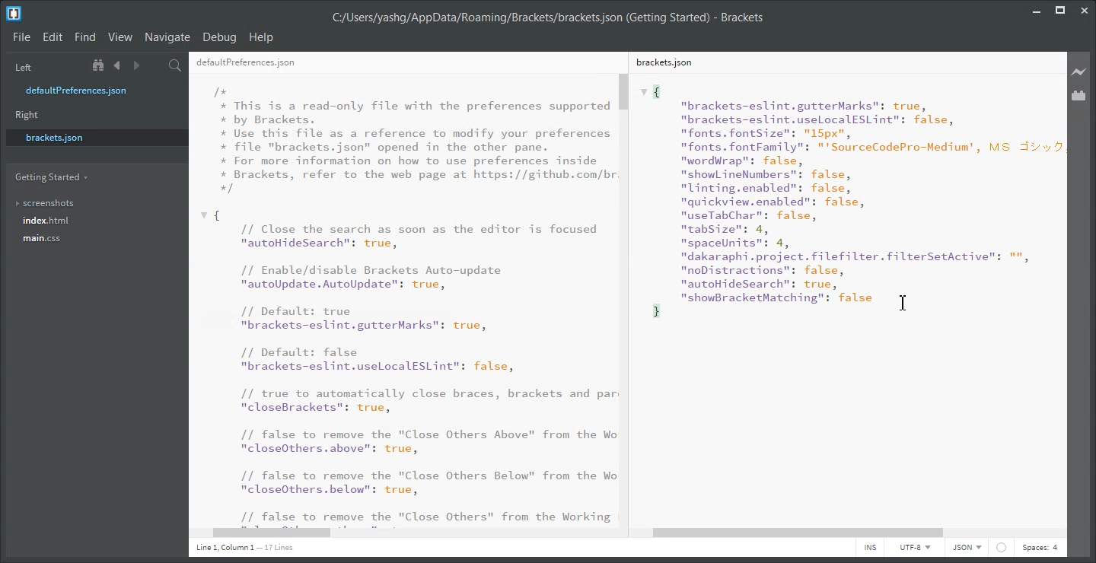  I want to click on brackets.json, so click(95, 137).